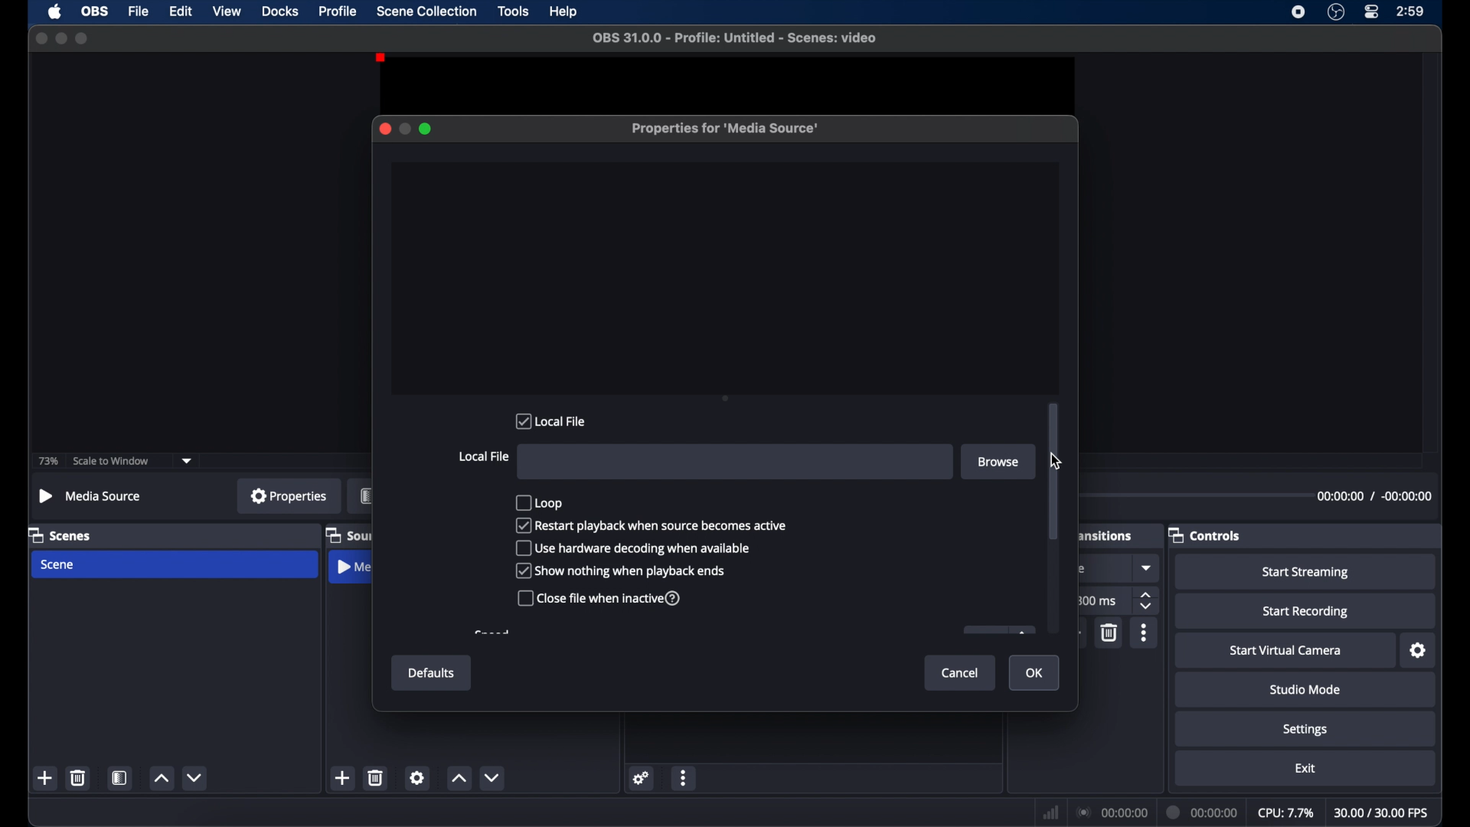 The image size is (1470, 827). What do you see at coordinates (1306, 572) in the screenshot?
I see `start streaming` at bounding box center [1306, 572].